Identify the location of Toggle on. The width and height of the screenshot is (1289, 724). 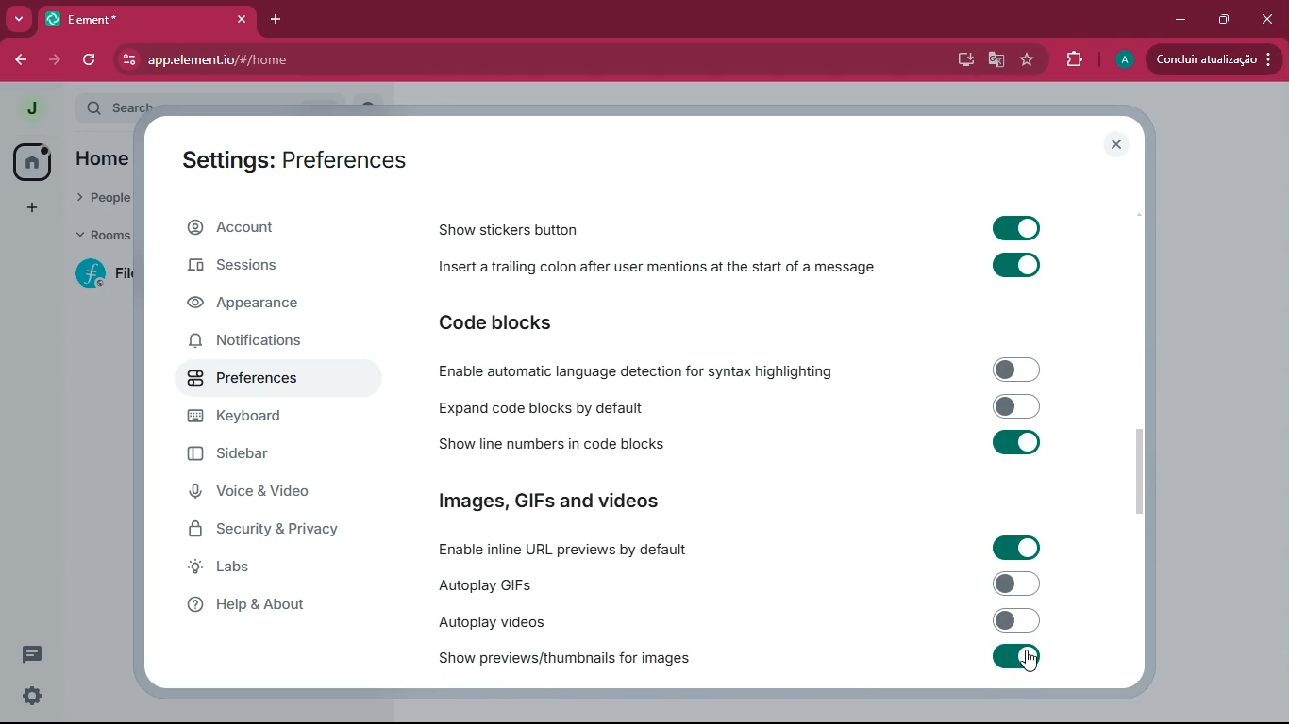
(1013, 546).